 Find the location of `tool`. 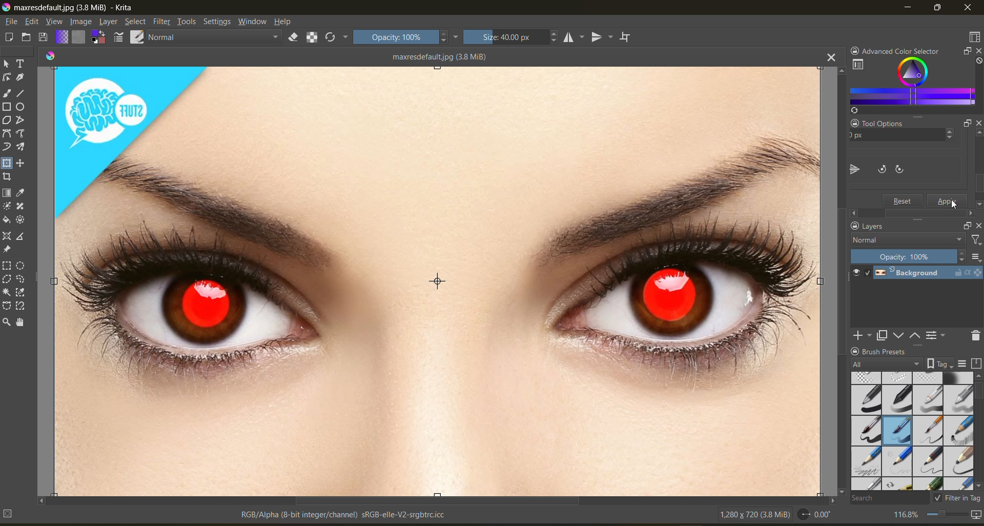

tool is located at coordinates (8, 147).